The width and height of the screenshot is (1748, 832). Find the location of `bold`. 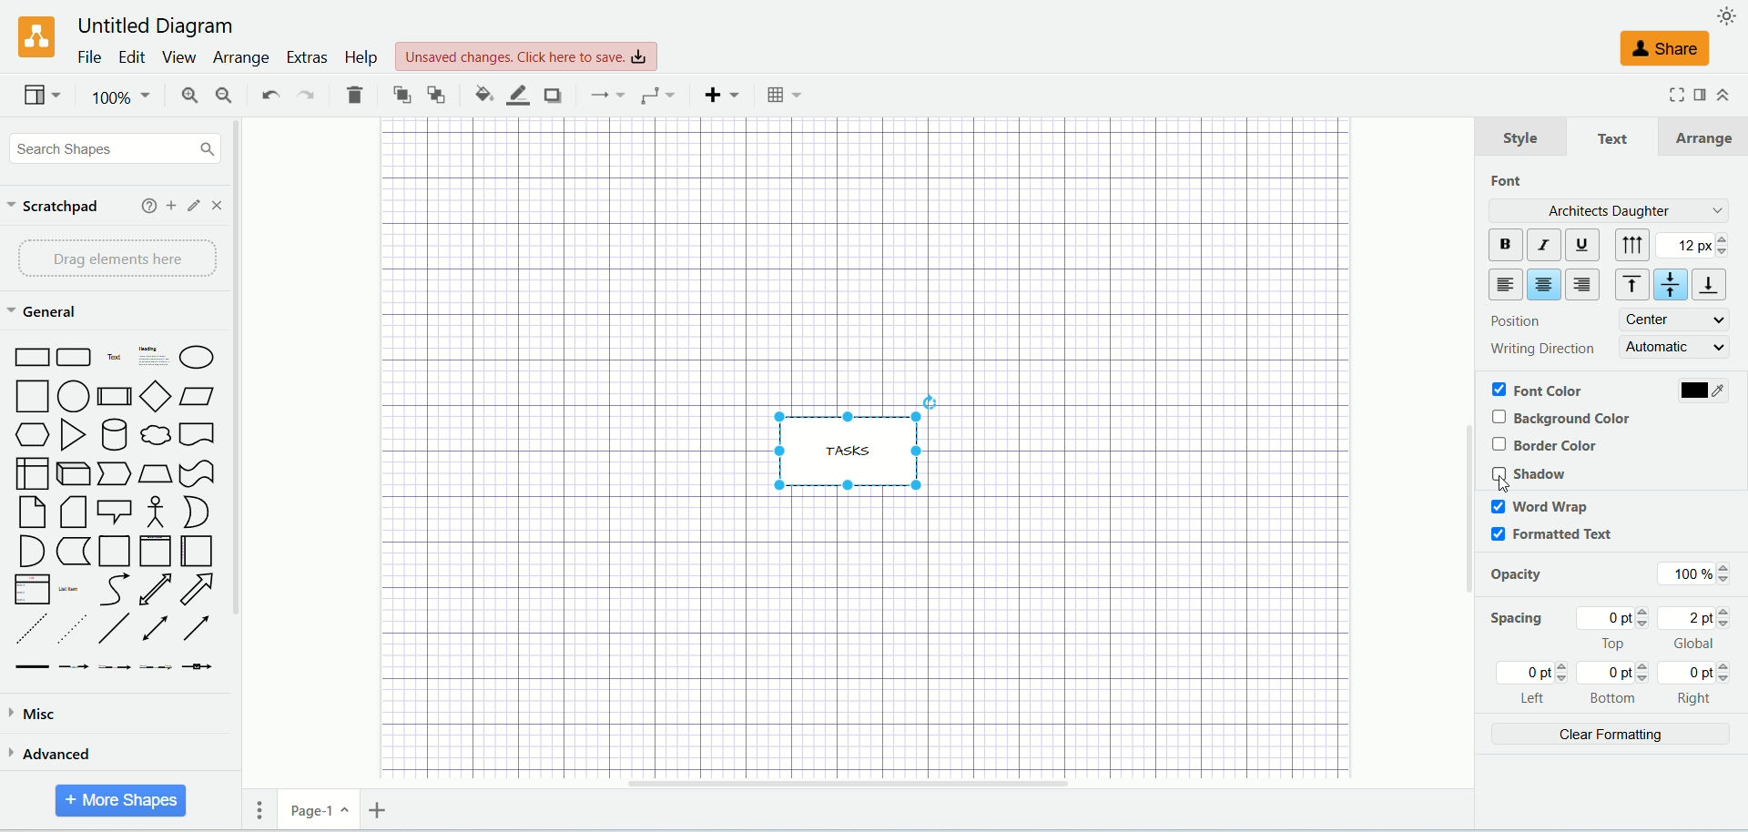

bold is located at coordinates (1503, 246).